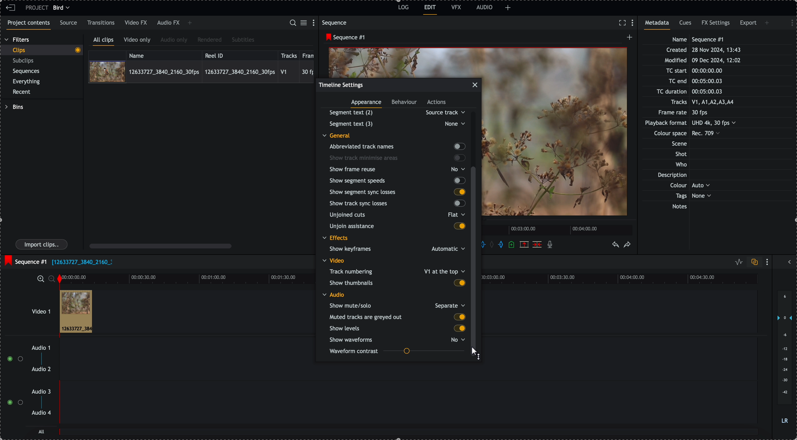 The width and height of the screenshot is (797, 440). Describe the element at coordinates (336, 23) in the screenshot. I see `sequence` at that location.